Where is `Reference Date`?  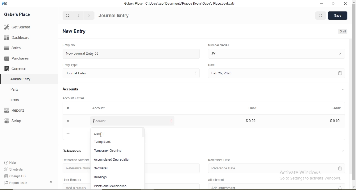
Reference Date is located at coordinates (222, 160).